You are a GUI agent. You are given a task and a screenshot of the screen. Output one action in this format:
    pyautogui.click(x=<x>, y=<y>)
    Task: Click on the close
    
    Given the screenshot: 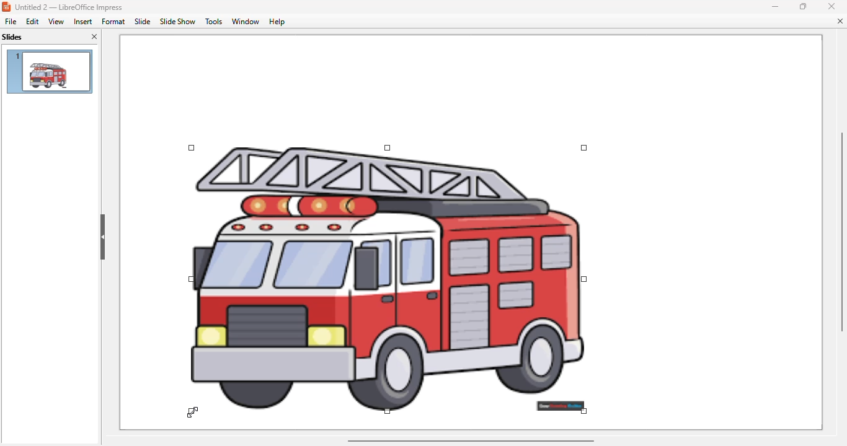 What is the action you would take?
    pyautogui.click(x=832, y=6)
    